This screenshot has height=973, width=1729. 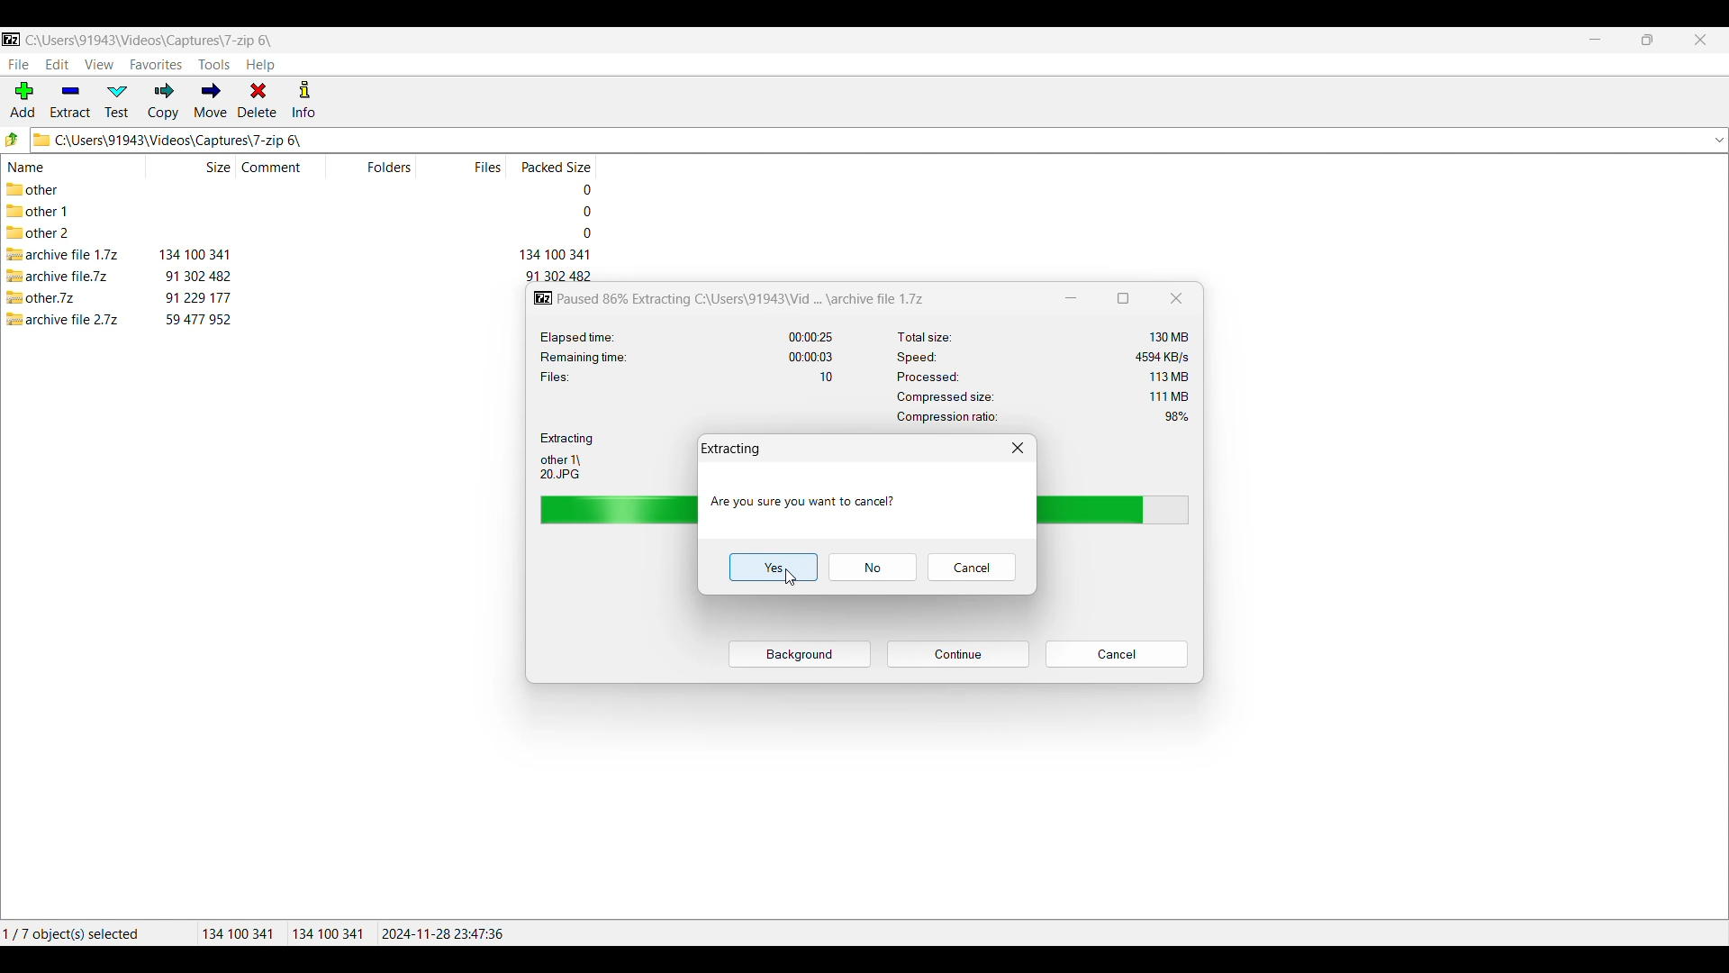 What do you see at coordinates (1596, 40) in the screenshot?
I see `Minimize` at bounding box center [1596, 40].